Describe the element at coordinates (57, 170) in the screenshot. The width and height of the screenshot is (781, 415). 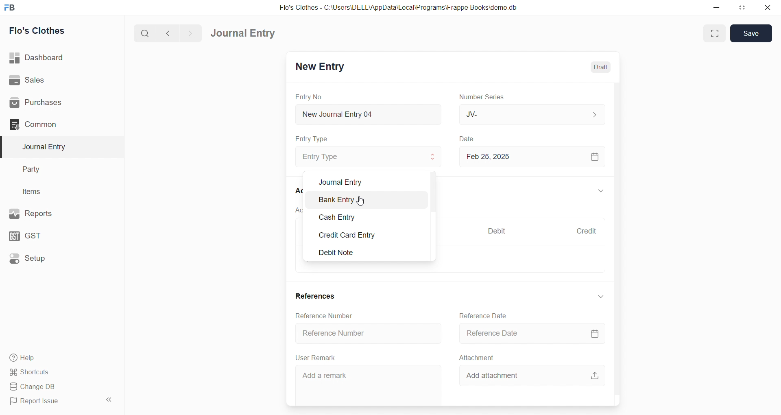
I see `Party` at that location.